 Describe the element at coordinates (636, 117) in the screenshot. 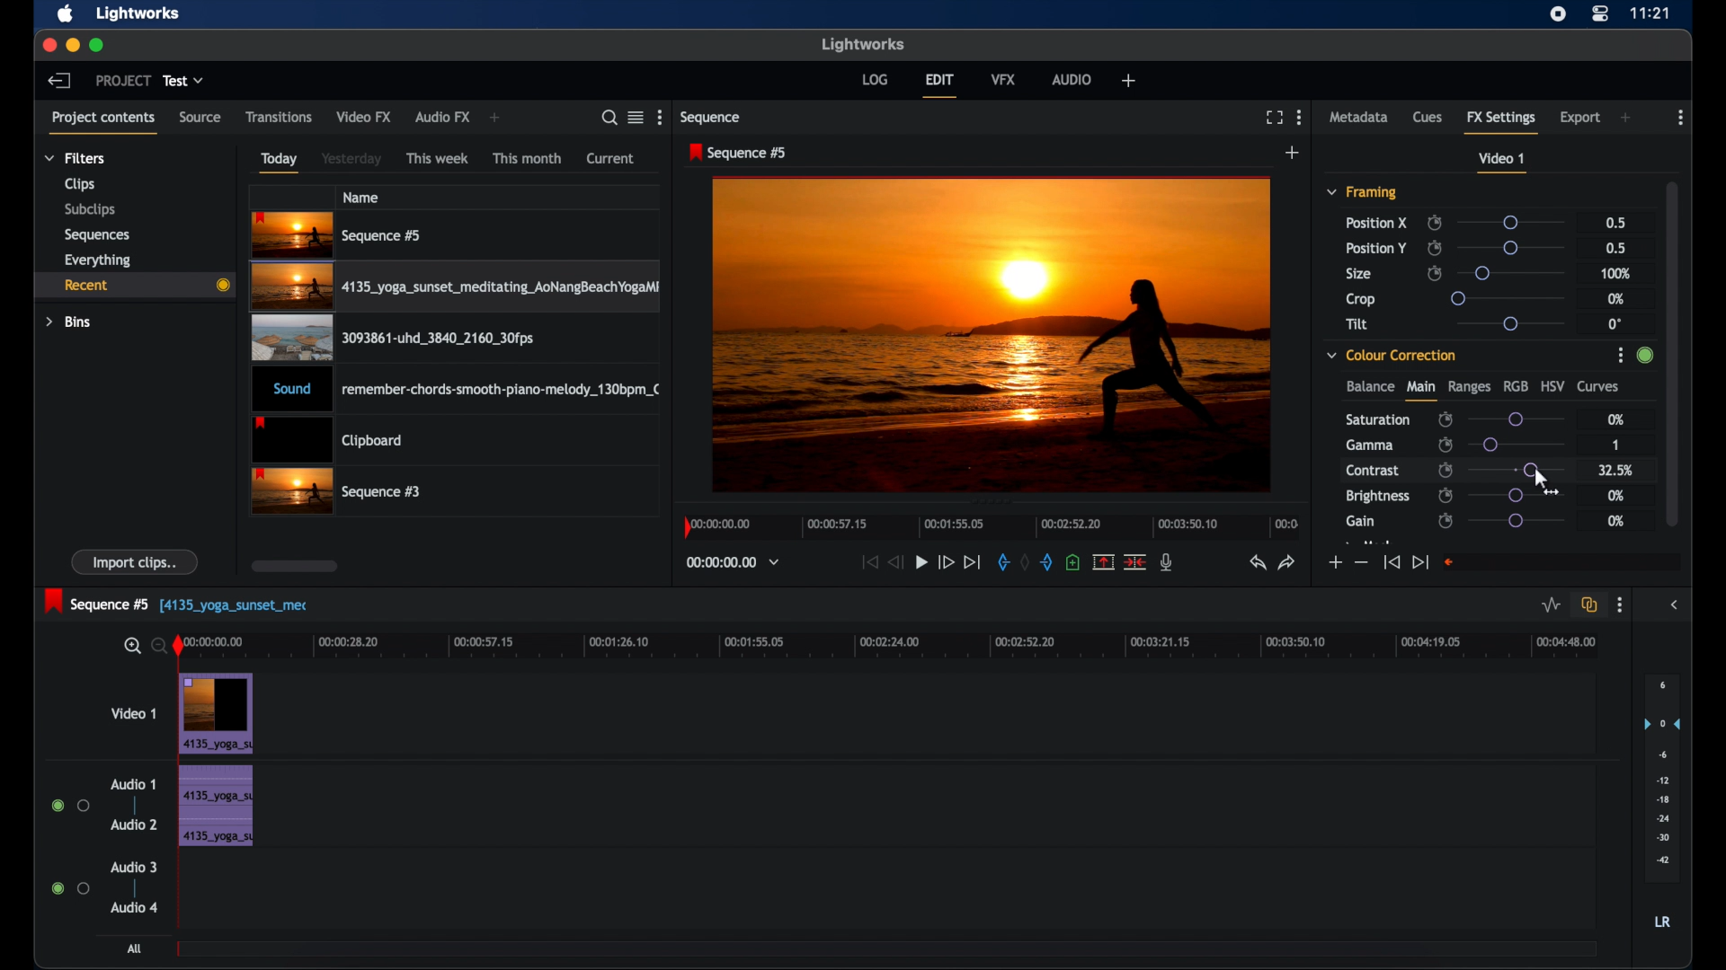

I see `toggle list or tile view` at that location.